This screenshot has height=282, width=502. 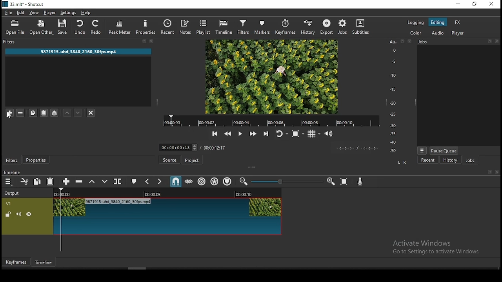 I want to click on peak meter, so click(x=120, y=27).